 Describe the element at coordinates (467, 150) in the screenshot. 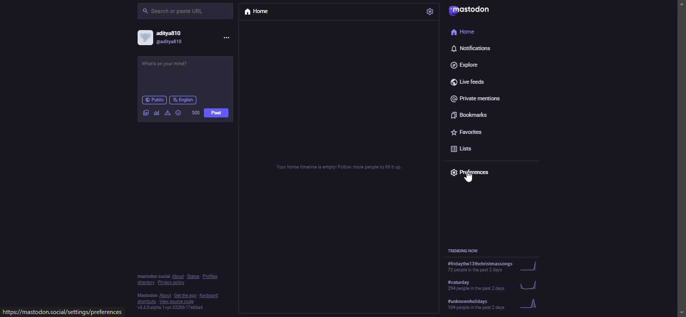

I see `lists` at that location.